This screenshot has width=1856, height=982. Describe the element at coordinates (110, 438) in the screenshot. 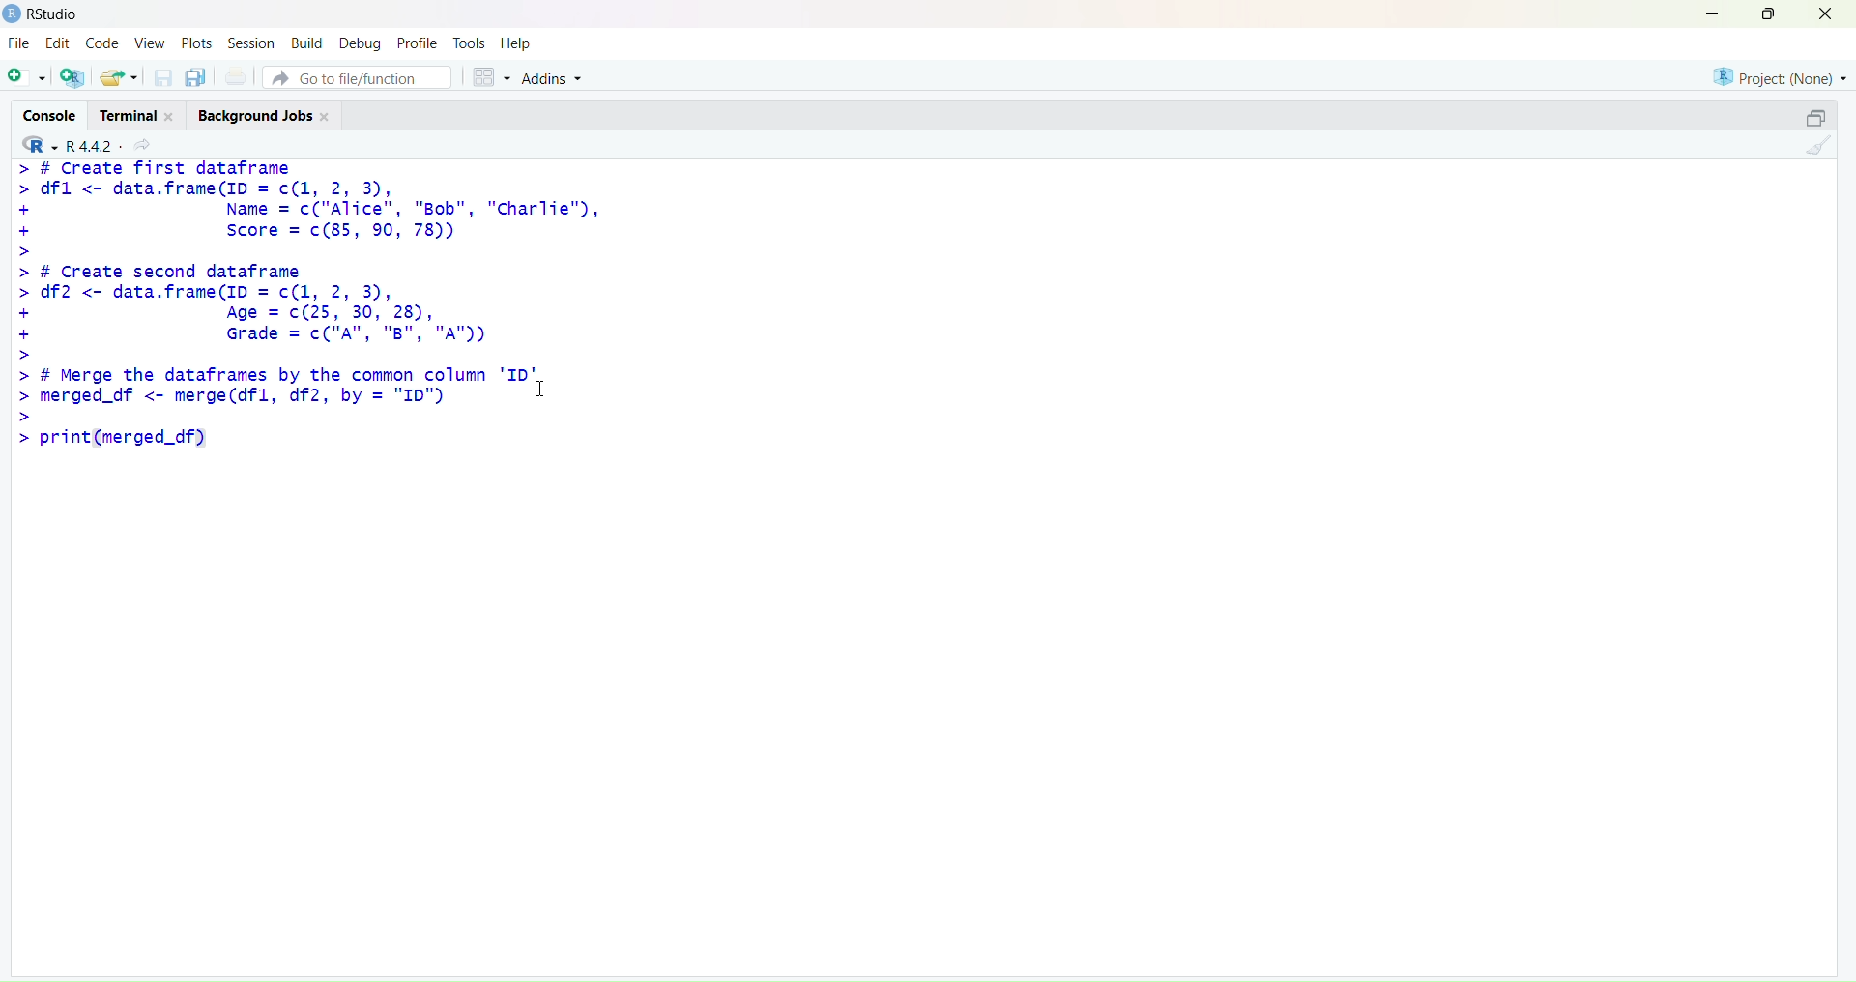

I see ` print(merged_df)` at that location.